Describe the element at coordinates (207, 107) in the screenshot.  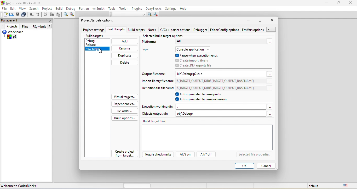
I see `execution working dir` at that location.